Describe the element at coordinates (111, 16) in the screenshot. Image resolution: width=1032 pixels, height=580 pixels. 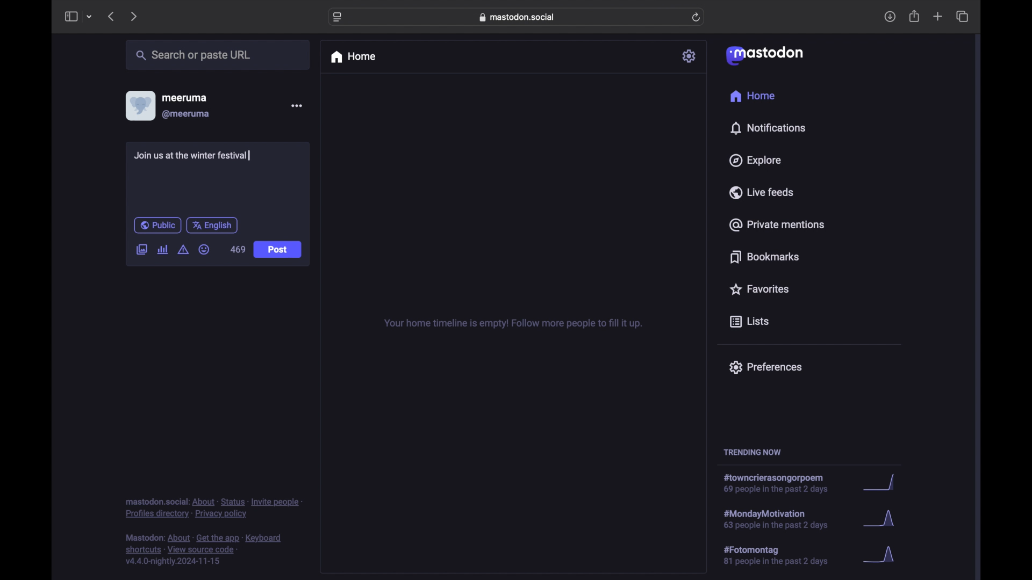
I see `previous` at that location.